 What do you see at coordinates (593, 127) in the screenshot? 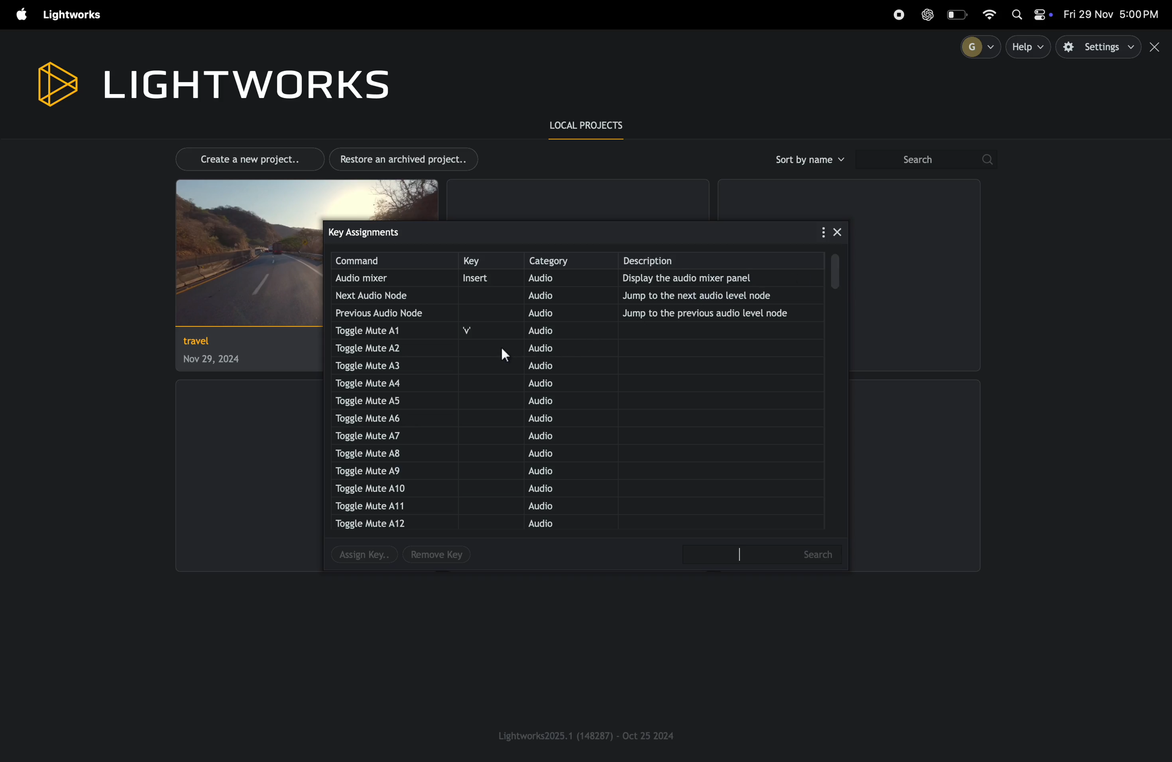
I see `local prroject` at bounding box center [593, 127].